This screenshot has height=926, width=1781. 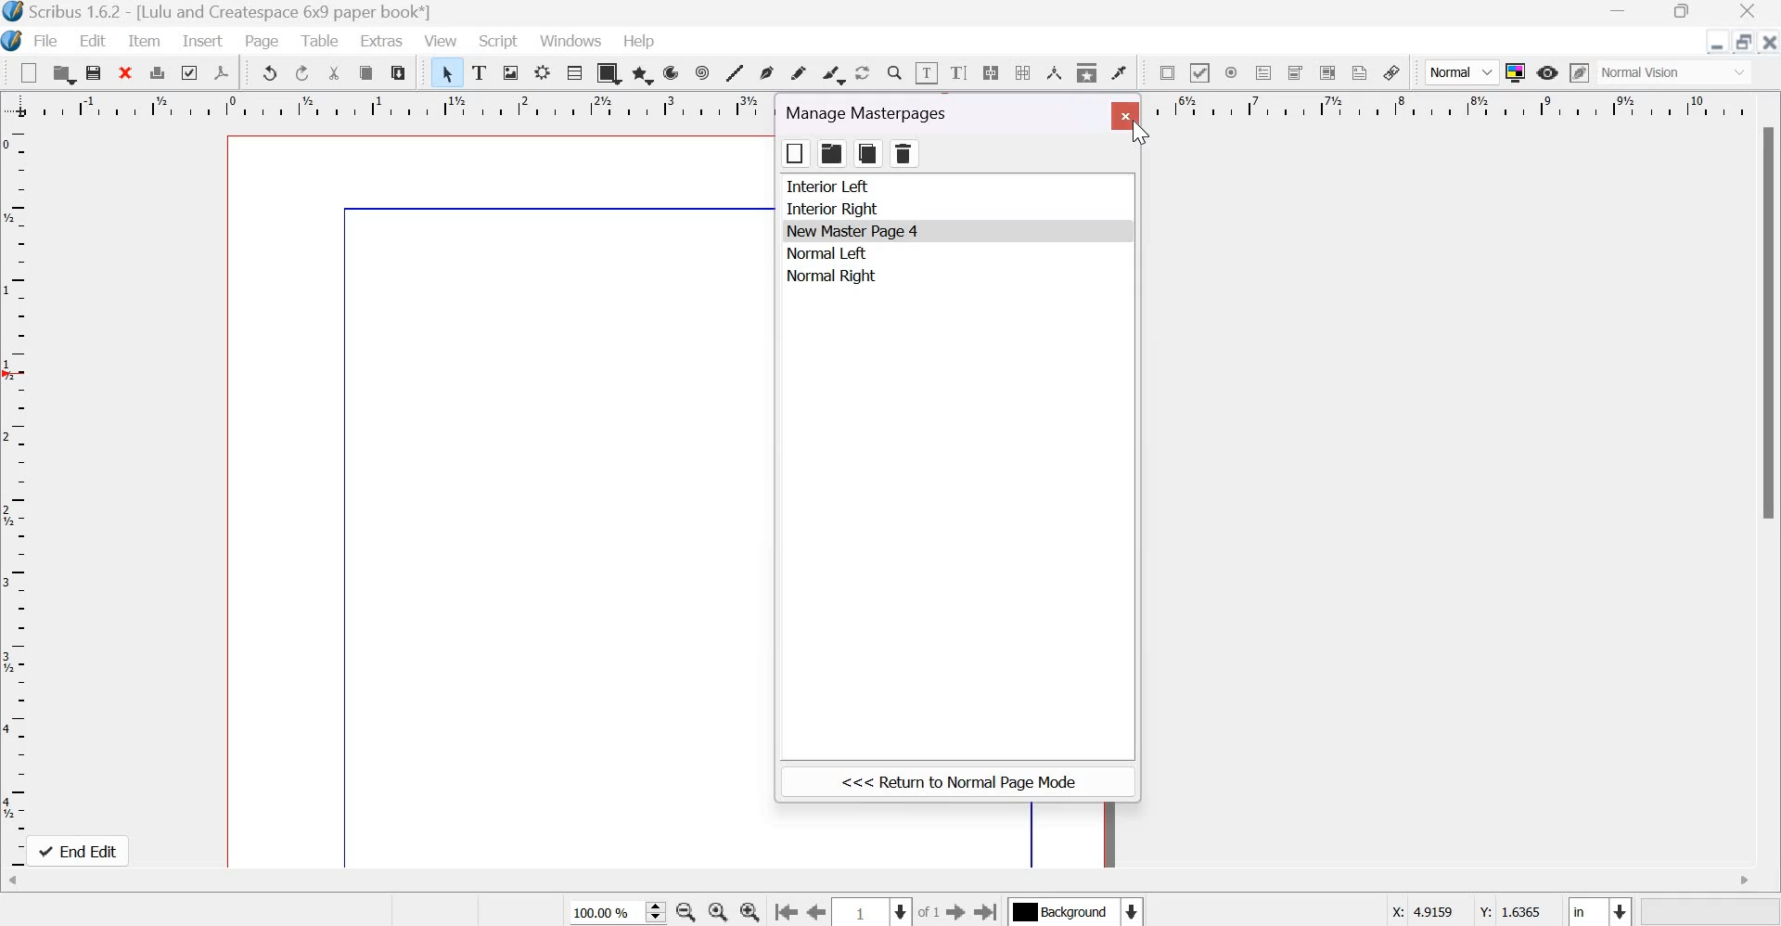 What do you see at coordinates (958, 783) in the screenshot?
I see `return to normal page mode` at bounding box center [958, 783].